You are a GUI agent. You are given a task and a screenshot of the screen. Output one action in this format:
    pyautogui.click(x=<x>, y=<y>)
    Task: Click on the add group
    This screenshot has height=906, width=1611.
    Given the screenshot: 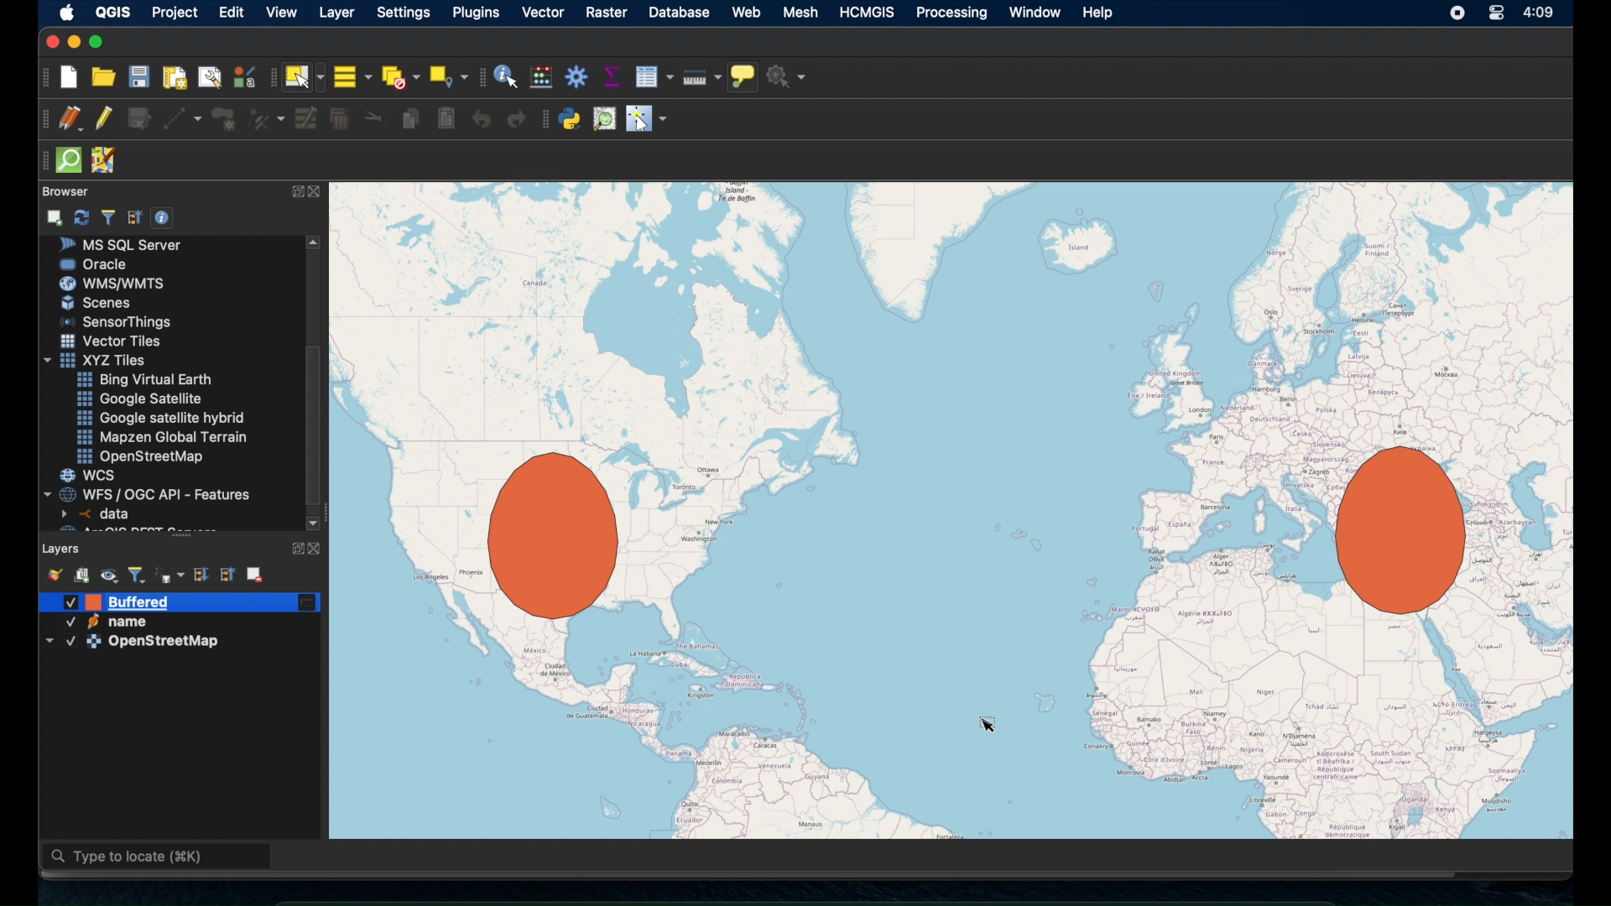 What is the action you would take?
    pyautogui.click(x=82, y=576)
    